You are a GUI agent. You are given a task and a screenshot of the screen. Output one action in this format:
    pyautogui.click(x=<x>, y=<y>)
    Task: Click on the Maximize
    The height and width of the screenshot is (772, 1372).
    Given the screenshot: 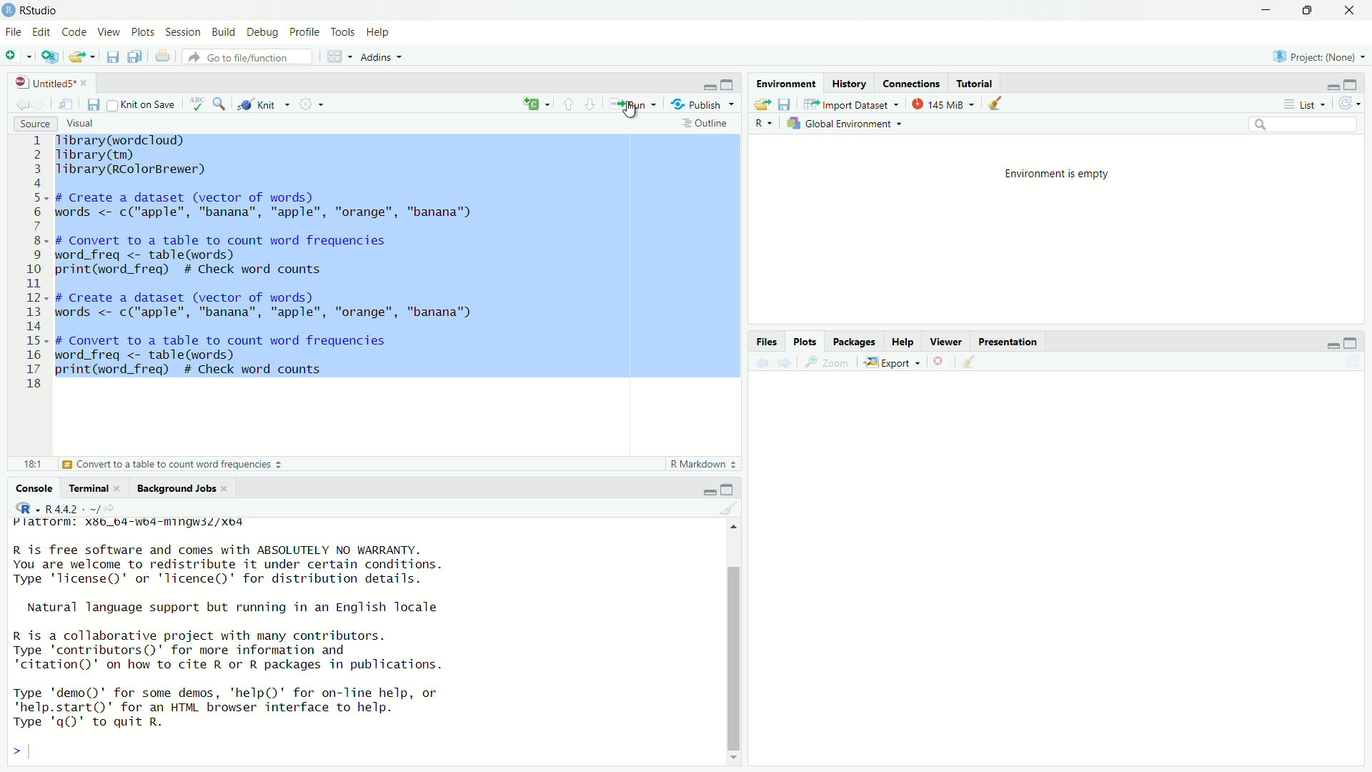 What is the action you would take?
    pyautogui.click(x=730, y=85)
    